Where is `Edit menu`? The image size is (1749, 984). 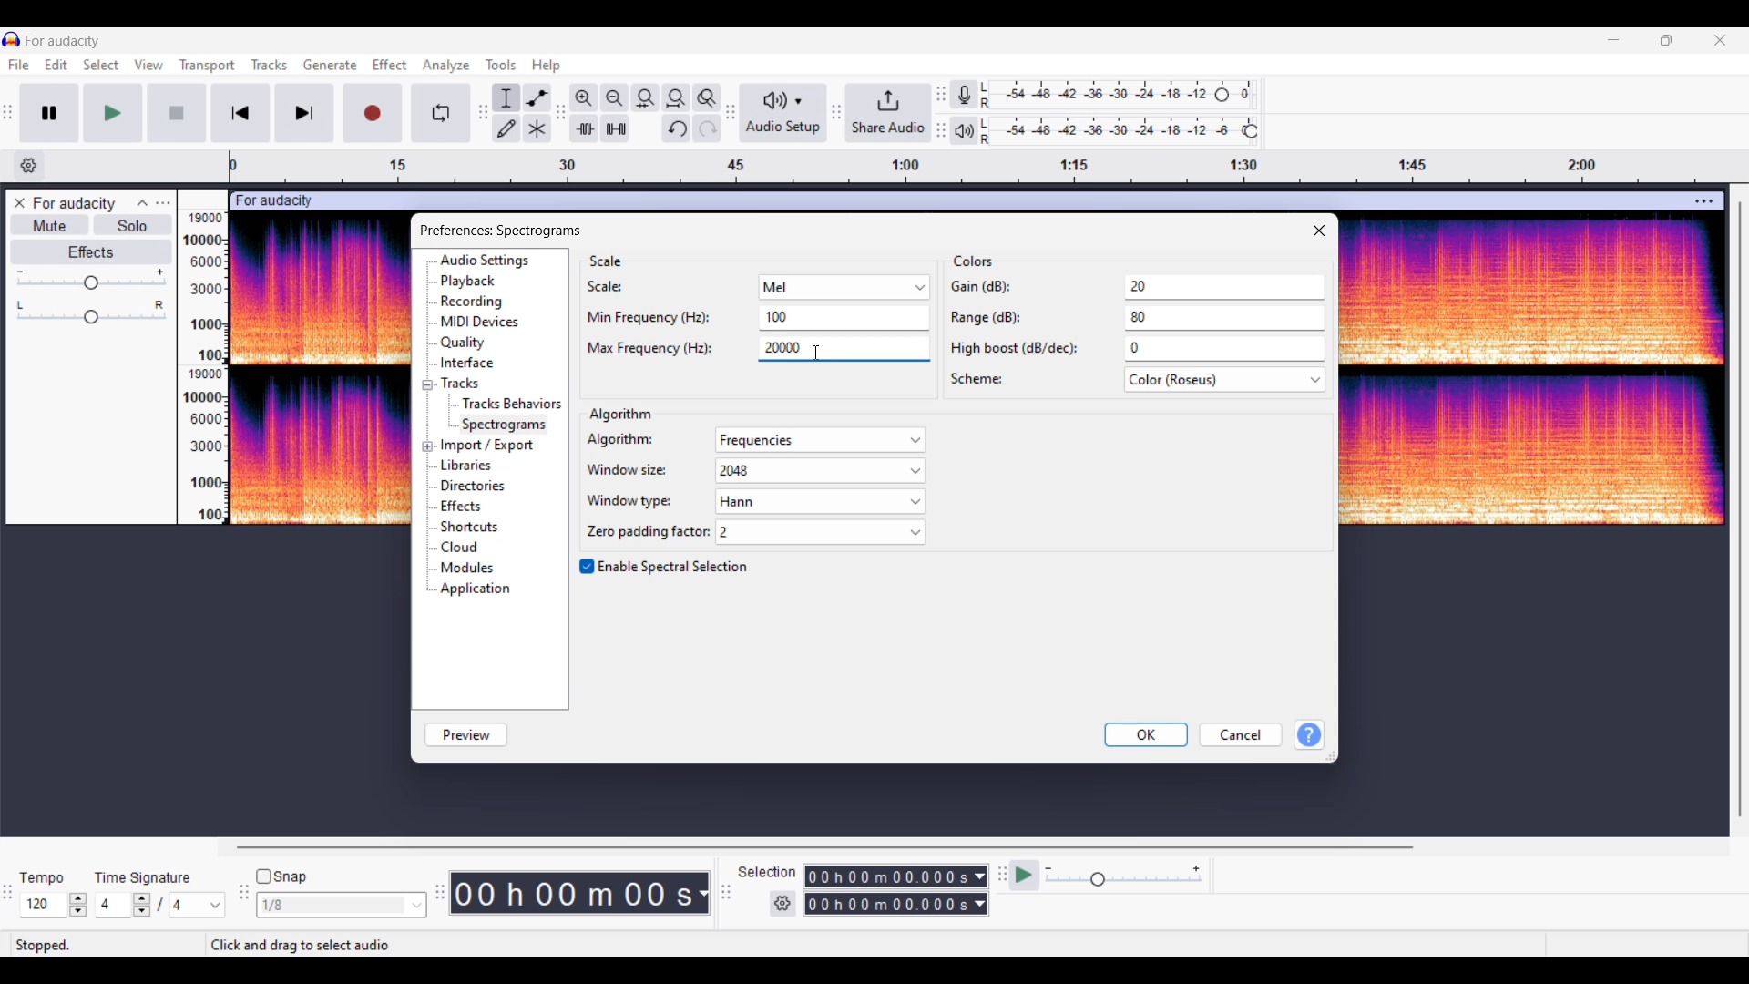 Edit menu is located at coordinates (56, 65).